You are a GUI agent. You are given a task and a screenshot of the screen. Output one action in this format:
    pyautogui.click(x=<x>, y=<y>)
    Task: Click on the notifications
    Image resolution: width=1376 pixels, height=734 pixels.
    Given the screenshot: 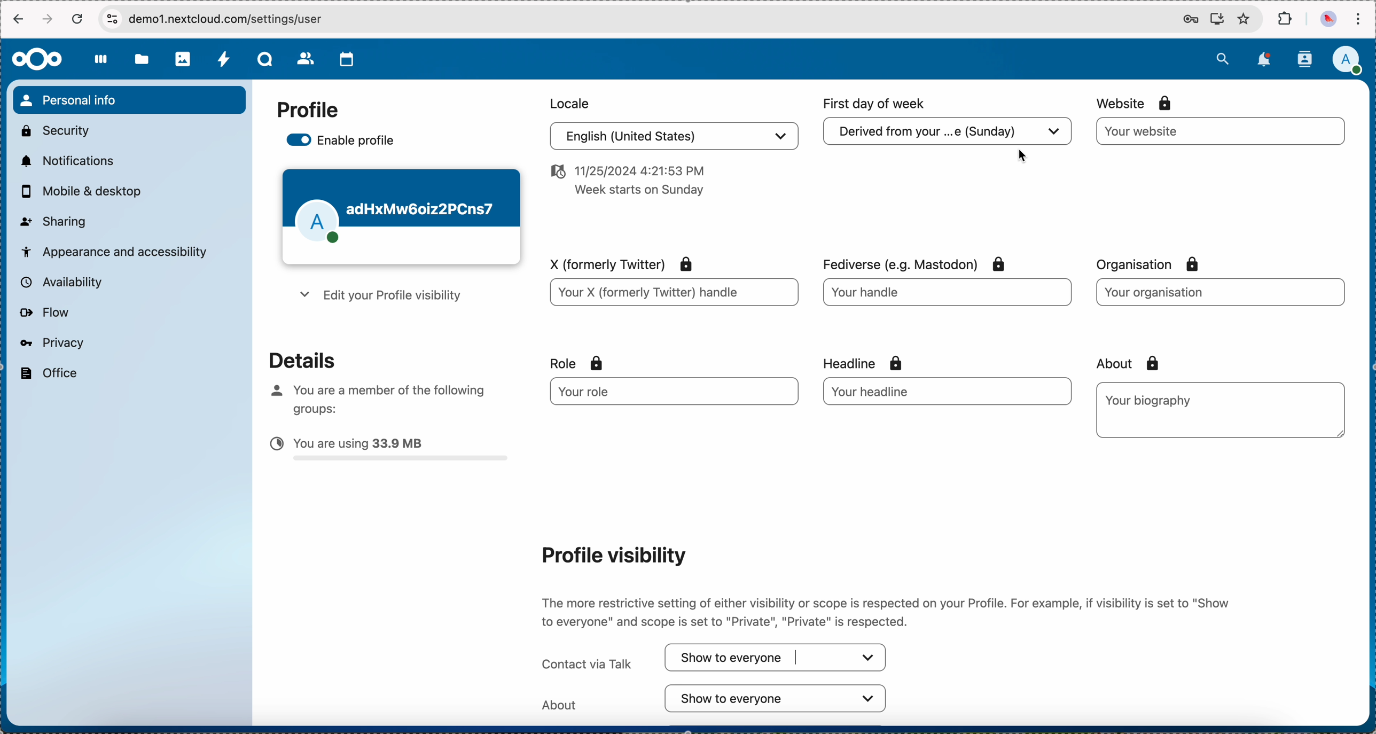 What is the action you would take?
    pyautogui.click(x=1266, y=59)
    